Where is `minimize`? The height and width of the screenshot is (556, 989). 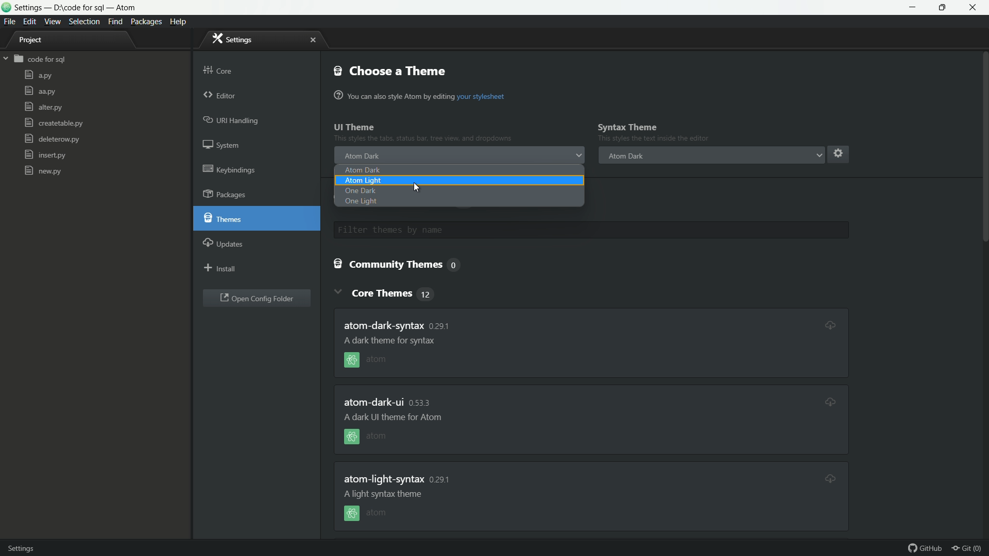
minimize is located at coordinates (913, 7).